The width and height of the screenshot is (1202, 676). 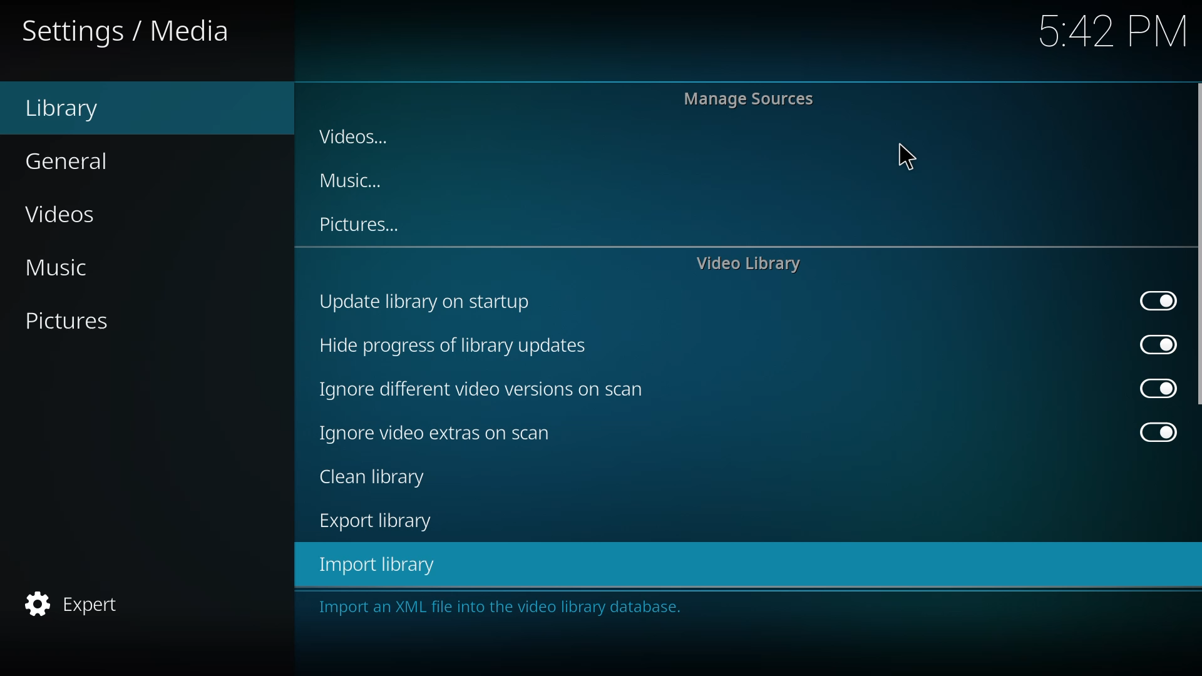 I want to click on ignore video extras, so click(x=438, y=433).